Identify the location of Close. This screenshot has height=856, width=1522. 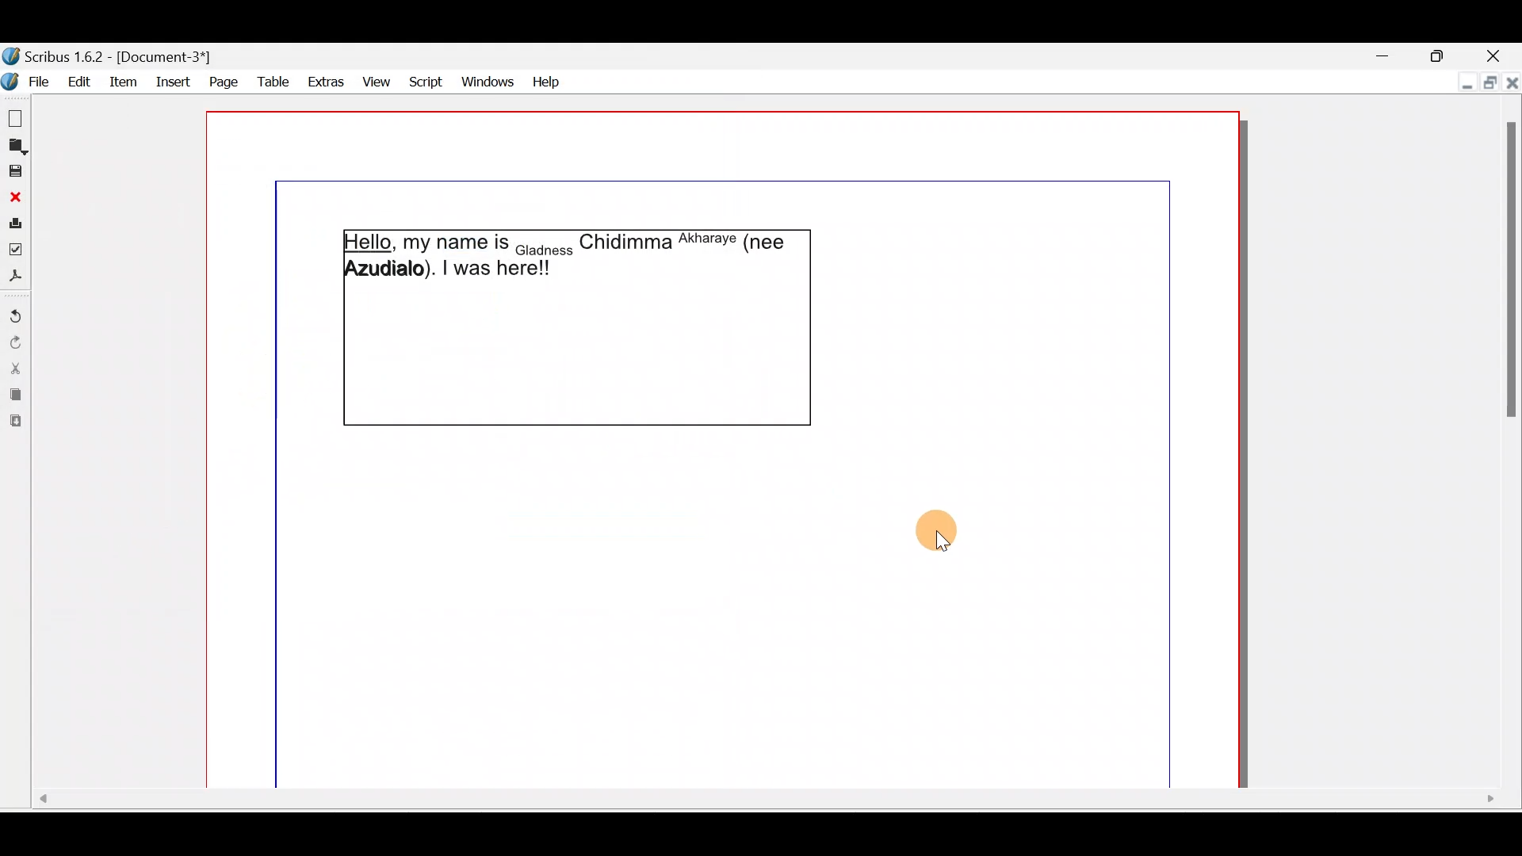
(1512, 86).